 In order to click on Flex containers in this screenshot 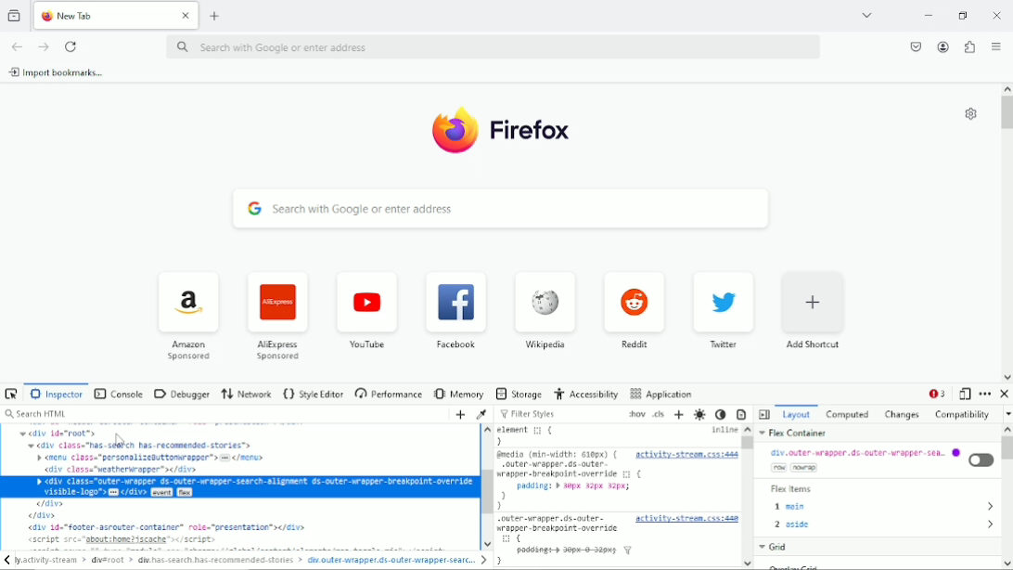, I will do `click(795, 434)`.